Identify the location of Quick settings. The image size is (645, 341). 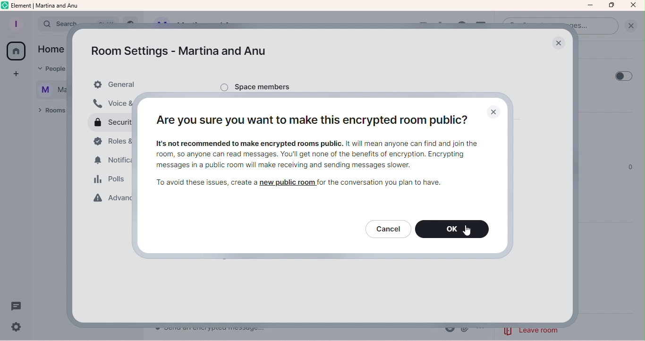
(16, 328).